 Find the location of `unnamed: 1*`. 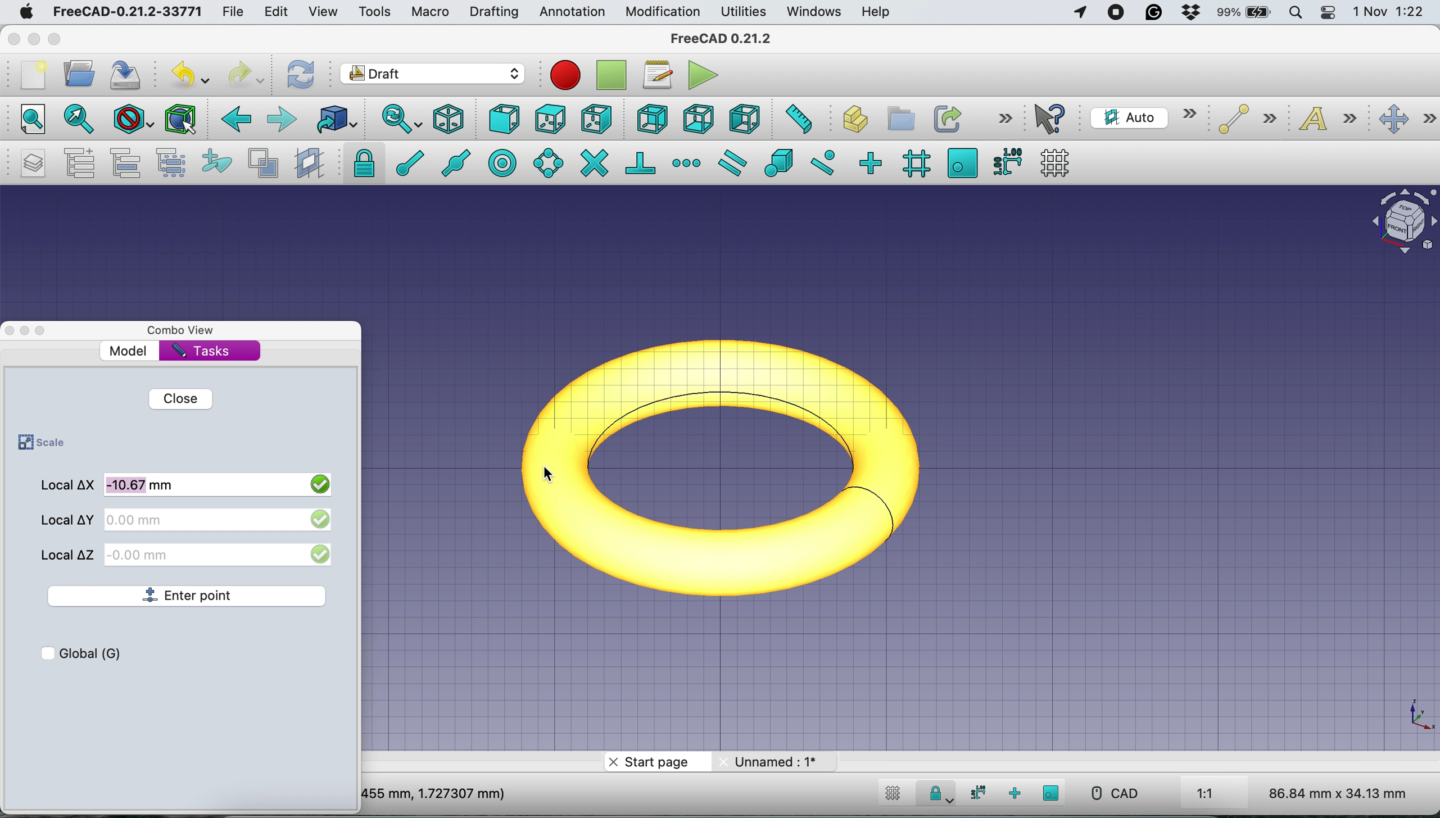

unnamed: 1* is located at coordinates (776, 761).